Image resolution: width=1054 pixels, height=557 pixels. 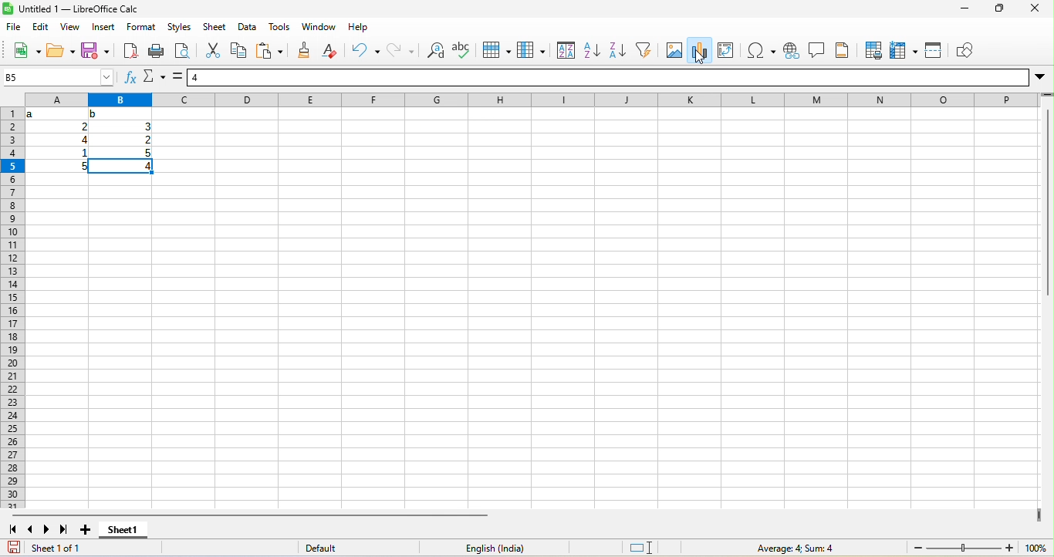 I want to click on text box, so click(x=816, y=50).